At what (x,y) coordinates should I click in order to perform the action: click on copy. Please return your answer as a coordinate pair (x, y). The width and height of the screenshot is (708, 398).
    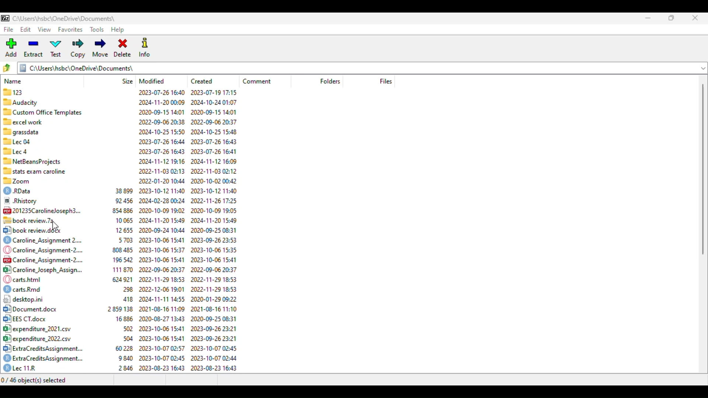
    Looking at the image, I should click on (78, 49).